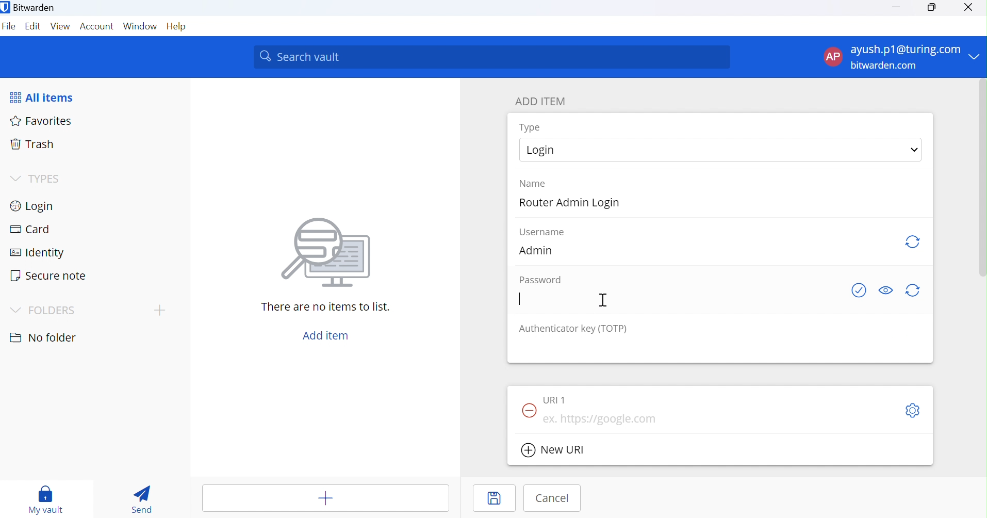 The image size is (987, 518). I want to click on Cancel, so click(552, 498).